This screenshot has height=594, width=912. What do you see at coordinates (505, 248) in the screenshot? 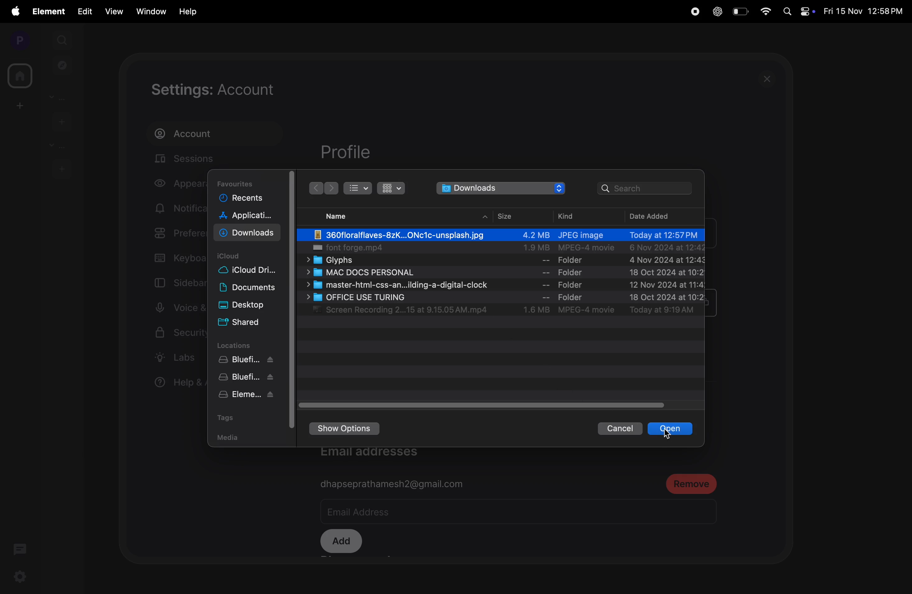
I see `font forge` at bounding box center [505, 248].